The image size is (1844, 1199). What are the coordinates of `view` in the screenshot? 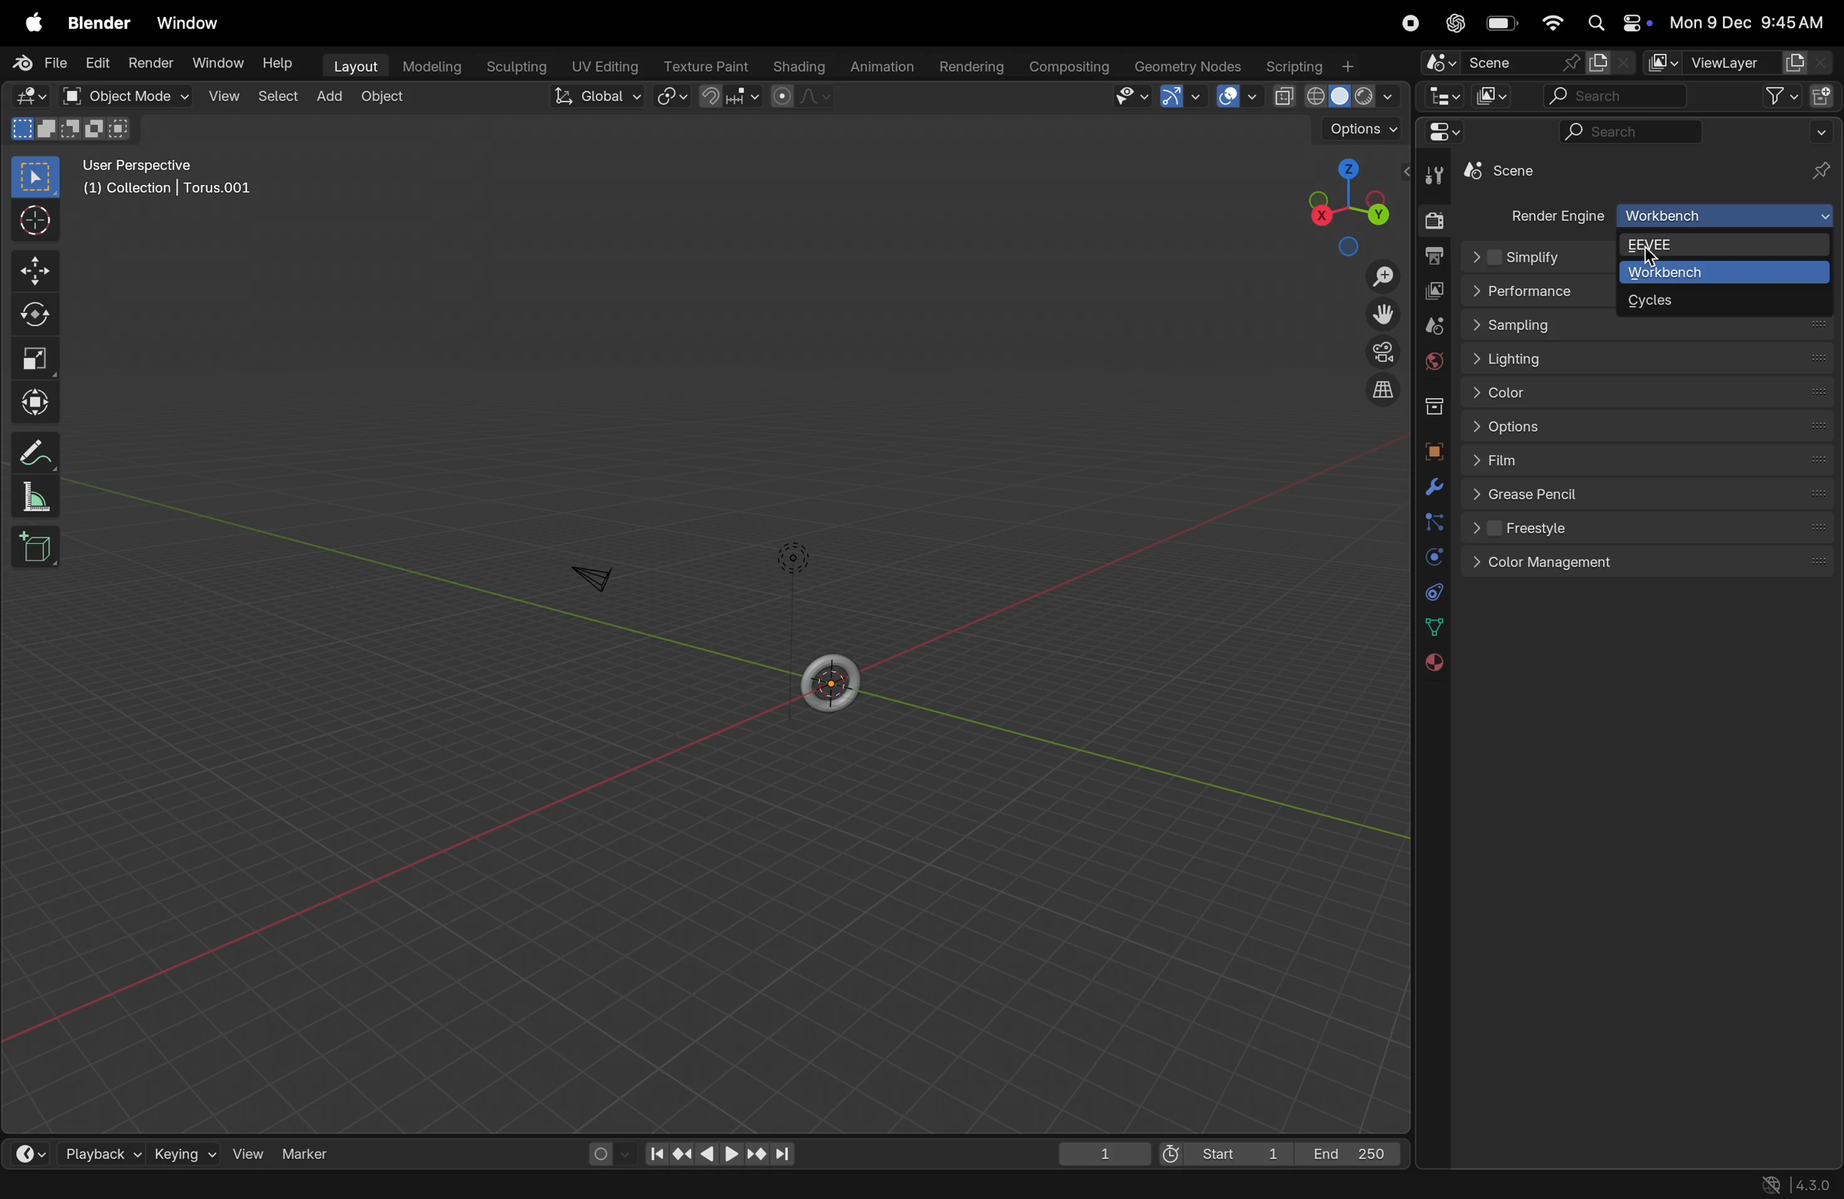 It's located at (1137, 98).